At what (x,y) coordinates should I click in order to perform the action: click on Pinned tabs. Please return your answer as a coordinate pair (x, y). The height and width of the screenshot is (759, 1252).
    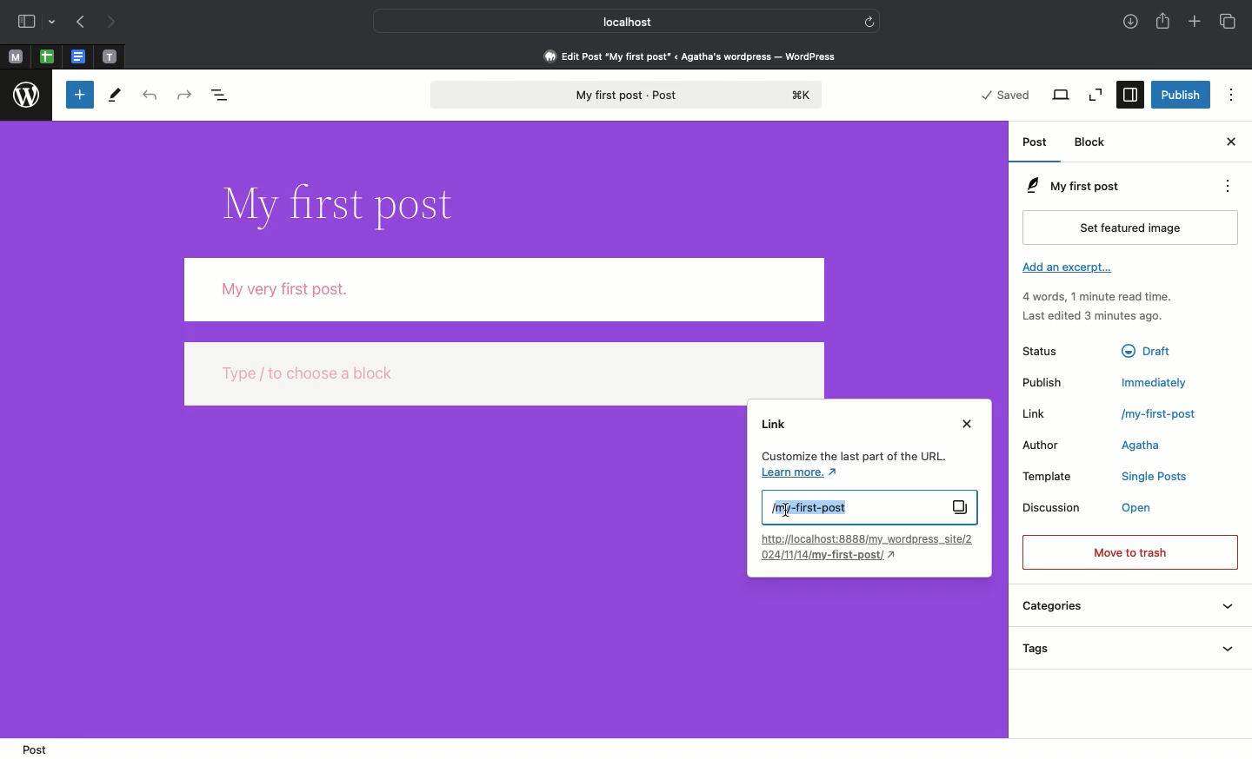
    Looking at the image, I should click on (17, 56).